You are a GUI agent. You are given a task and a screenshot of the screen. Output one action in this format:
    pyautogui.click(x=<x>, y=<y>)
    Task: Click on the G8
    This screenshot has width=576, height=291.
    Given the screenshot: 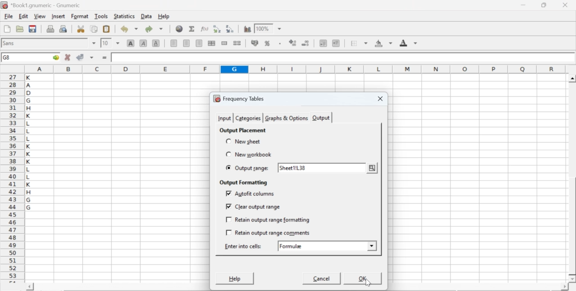 What is the action you would take?
    pyautogui.click(x=8, y=57)
    